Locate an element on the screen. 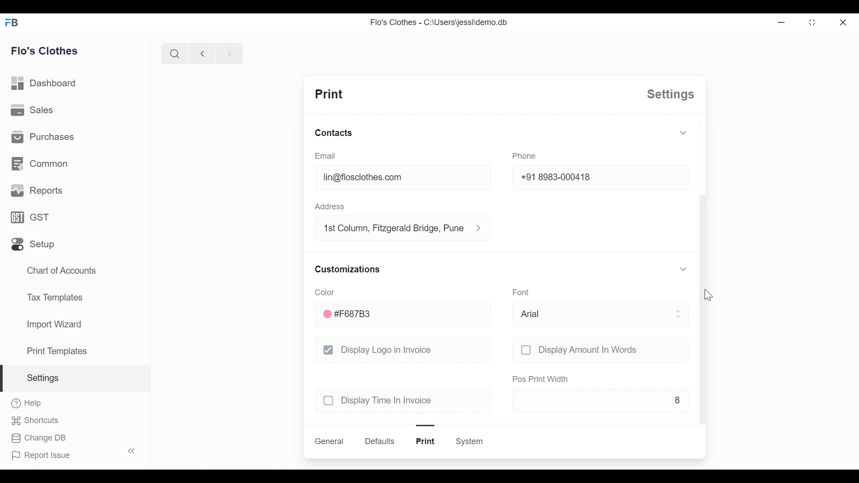  defaults is located at coordinates (381, 441).